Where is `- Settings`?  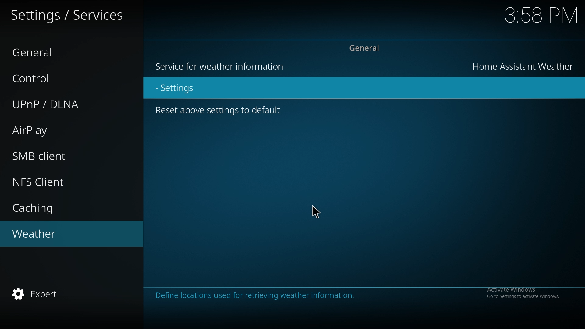 - Settings is located at coordinates (192, 89).